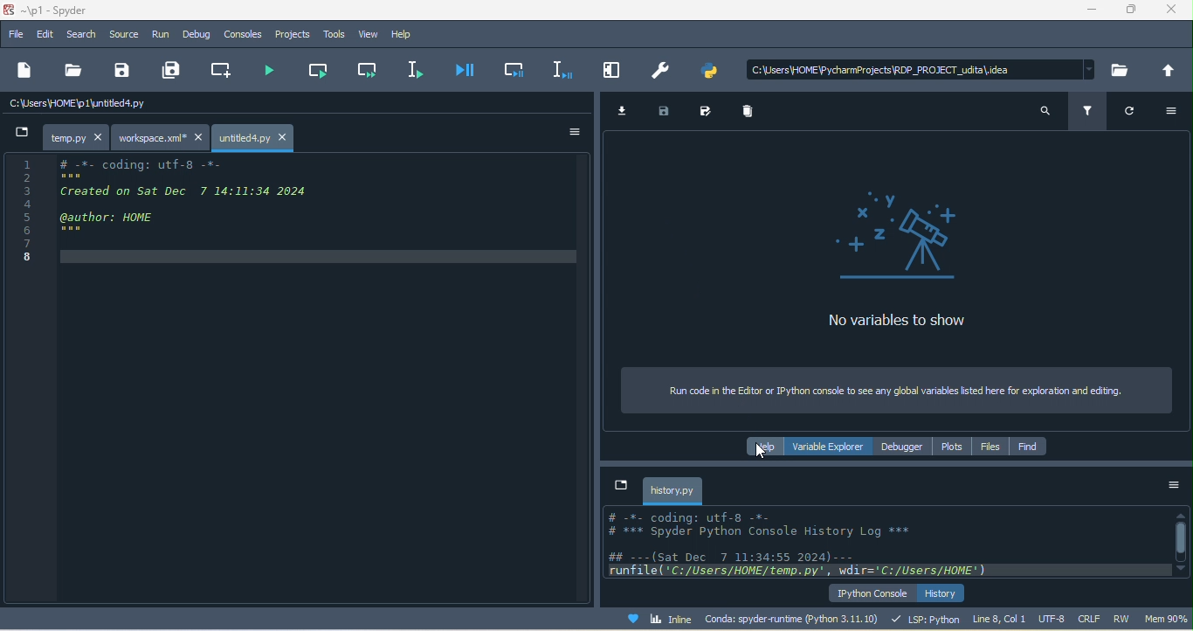 The height and width of the screenshot is (631, 1193). I want to click on vertical scroll bar, so click(1180, 542).